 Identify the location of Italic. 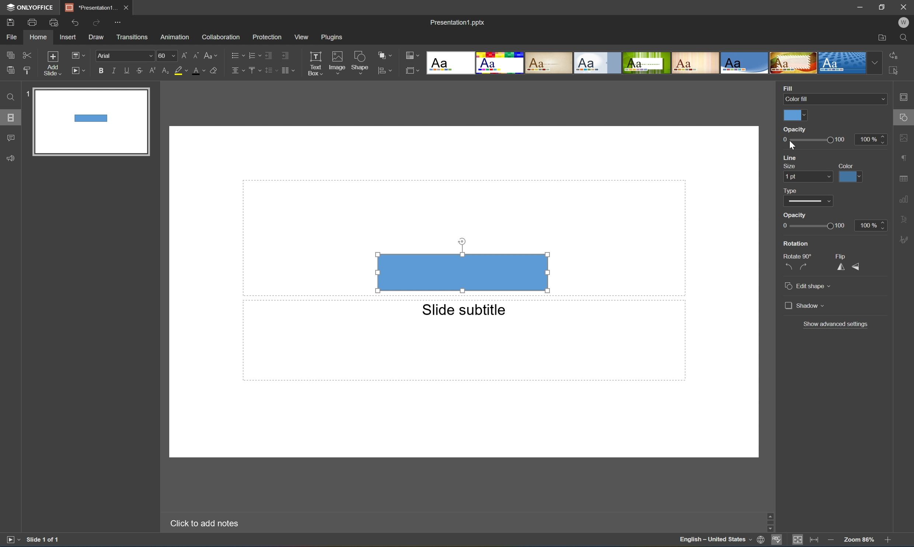
(113, 70).